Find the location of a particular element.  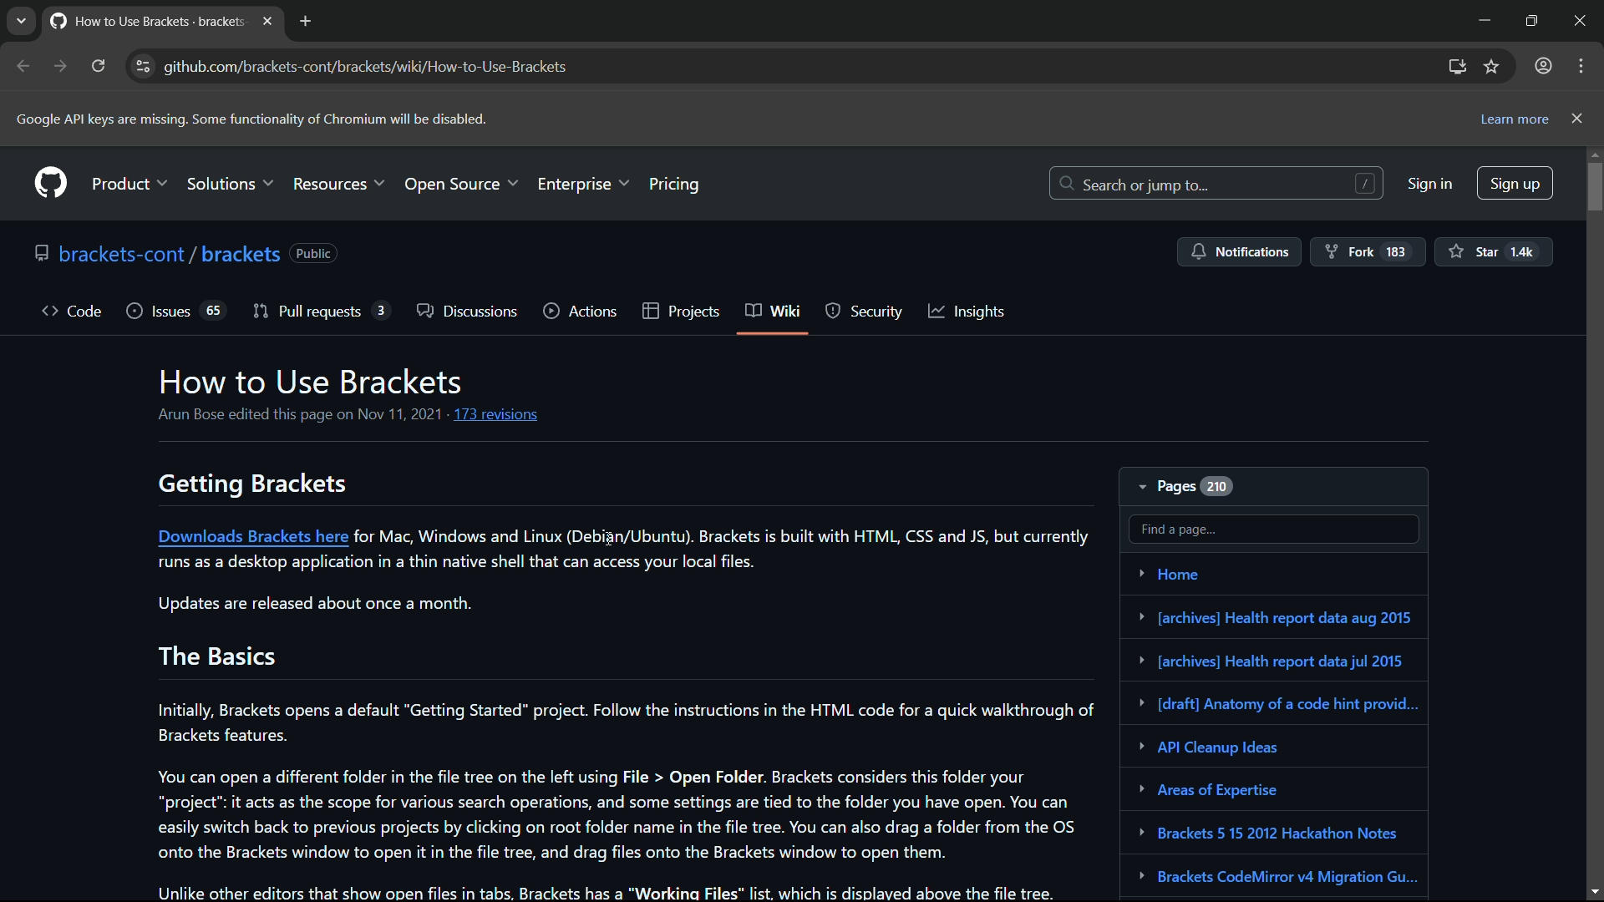

Arun Bose edited this page on Nov 11, 2021 - 173 revisions is located at coordinates (342, 416).